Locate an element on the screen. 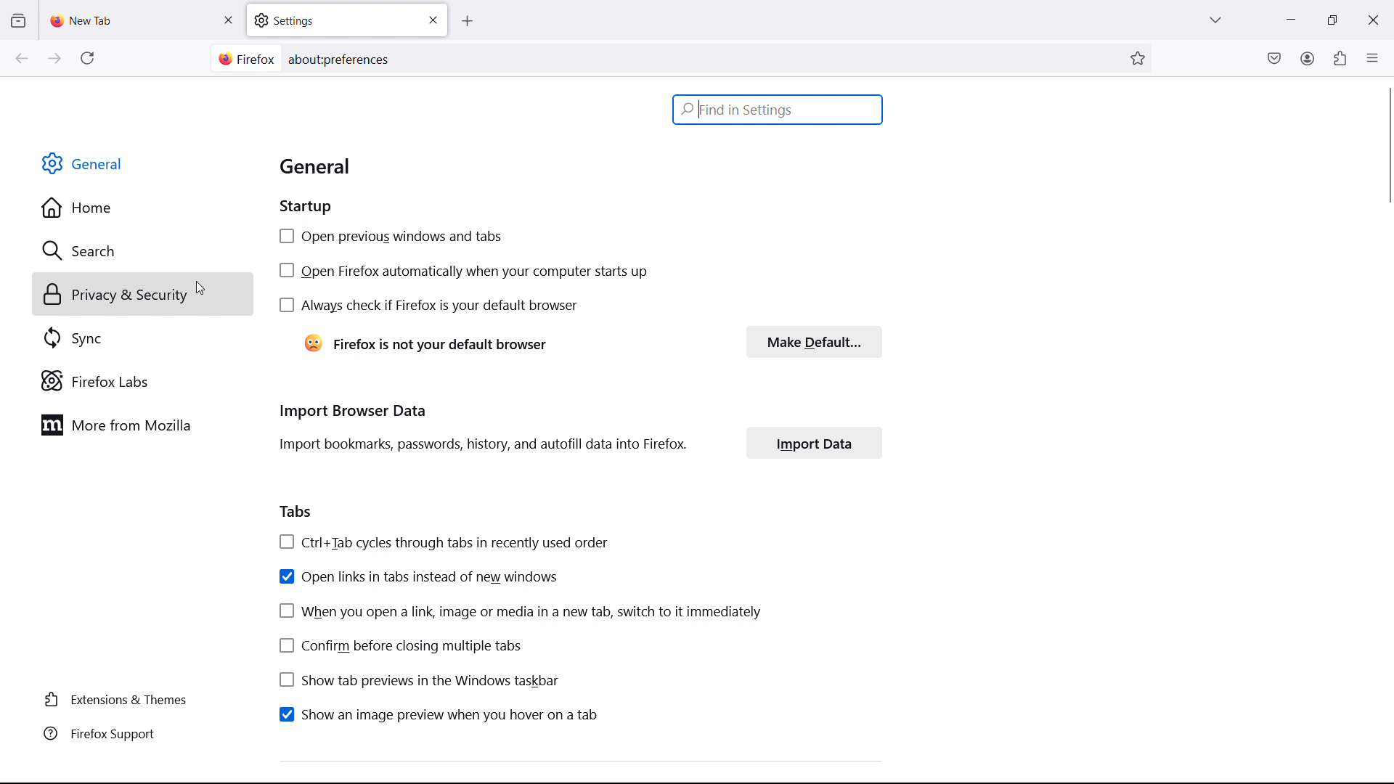 The image size is (1394, 784). minimize is located at coordinates (1289, 18).